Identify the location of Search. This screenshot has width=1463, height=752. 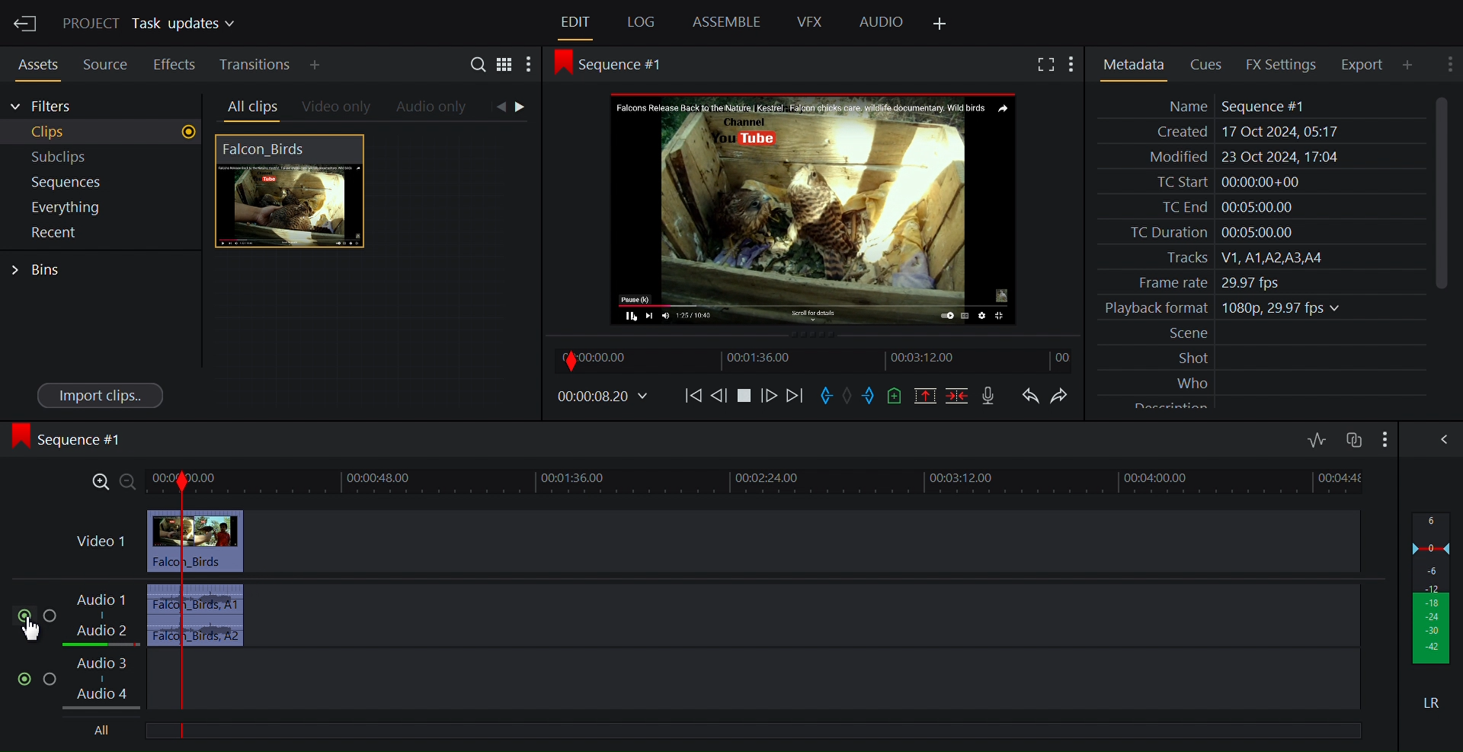
(481, 66).